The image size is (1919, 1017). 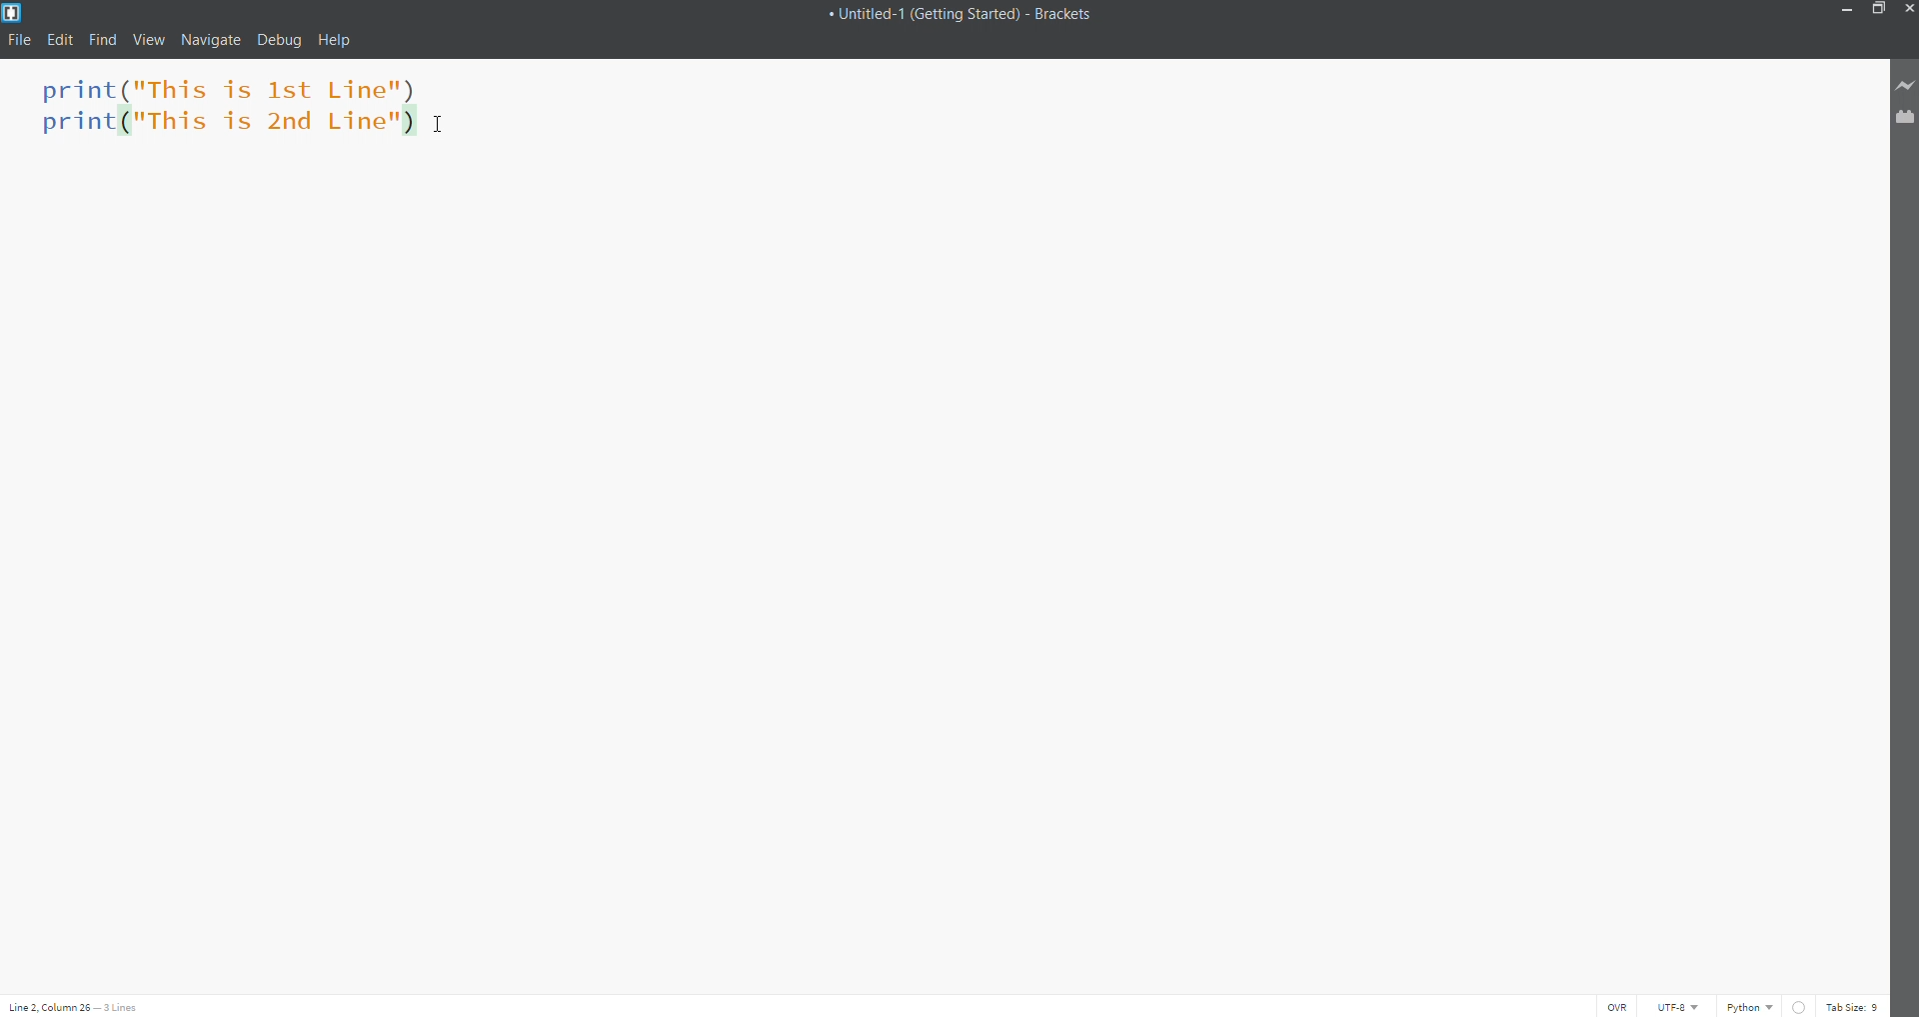 I want to click on File Type, so click(x=1747, y=1006).